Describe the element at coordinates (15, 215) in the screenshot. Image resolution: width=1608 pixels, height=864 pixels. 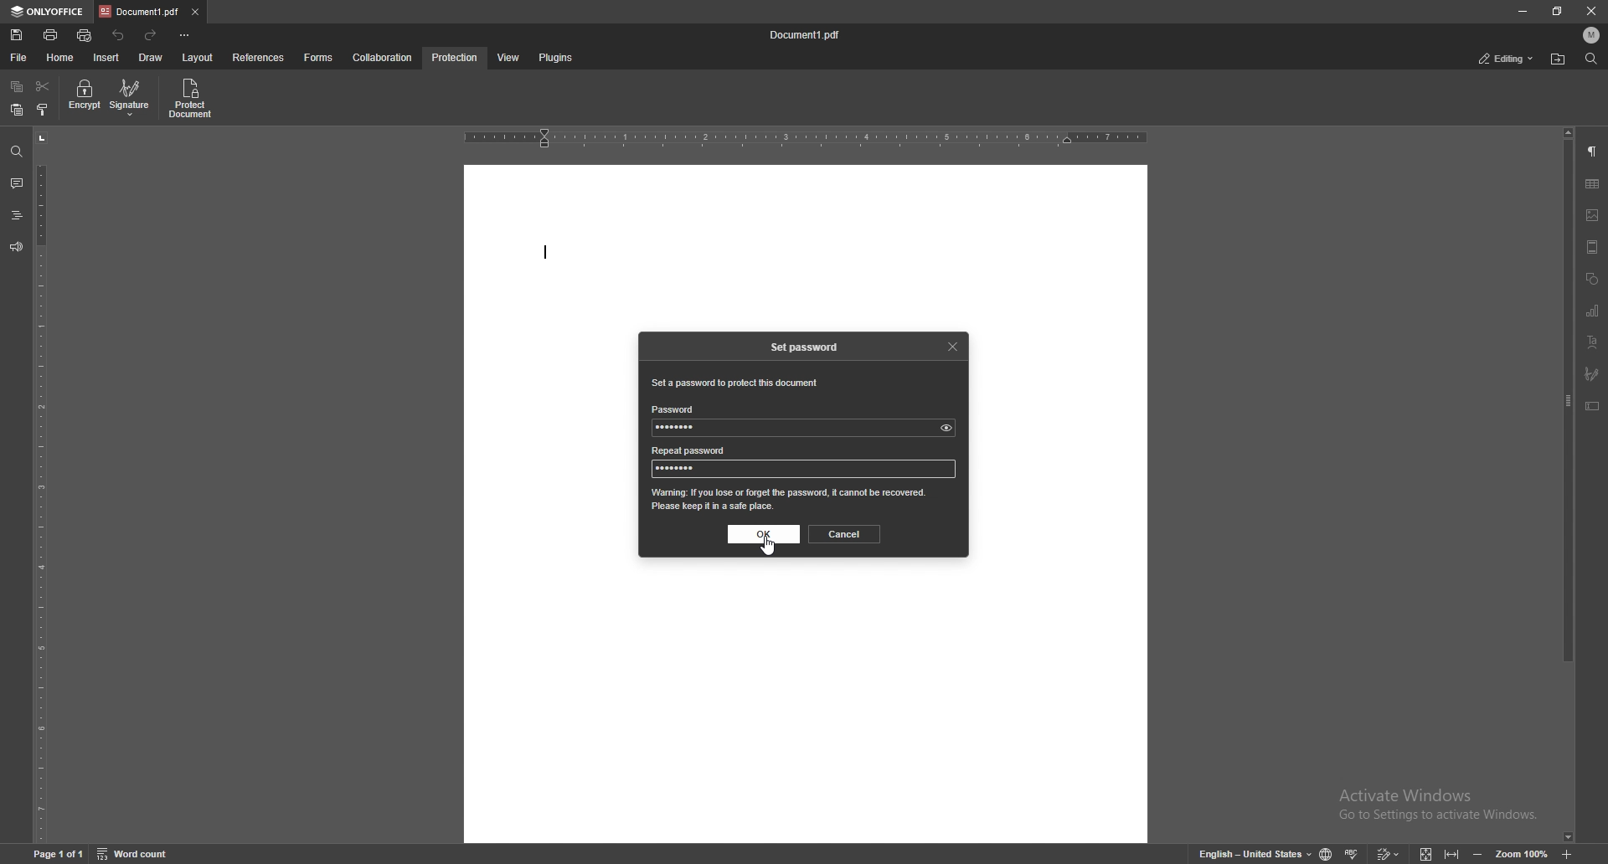
I see `headings` at that location.